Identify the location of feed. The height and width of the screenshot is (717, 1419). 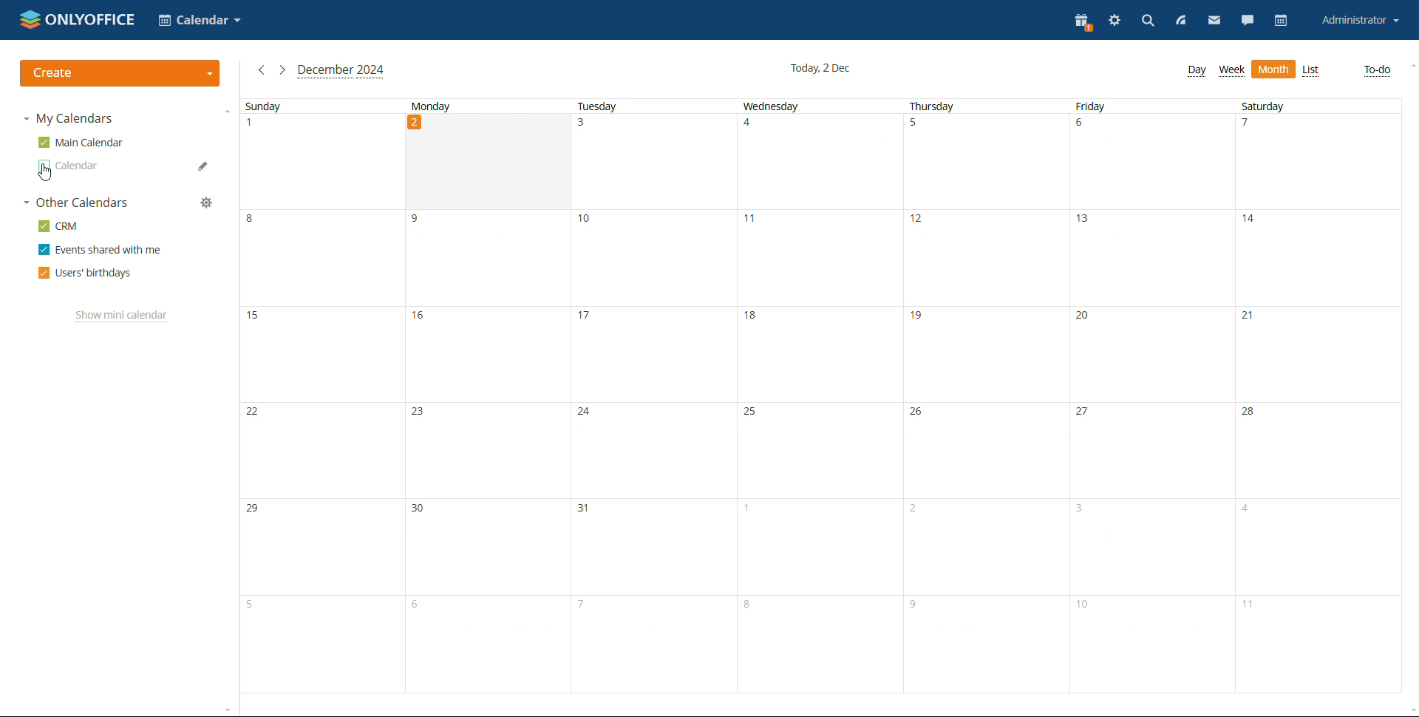
(1180, 22).